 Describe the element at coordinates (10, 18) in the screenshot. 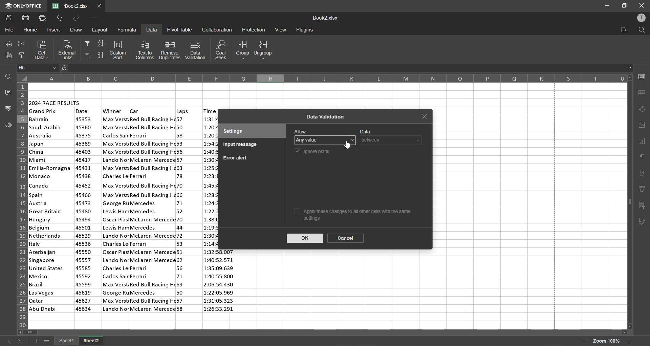

I see `save` at that location.